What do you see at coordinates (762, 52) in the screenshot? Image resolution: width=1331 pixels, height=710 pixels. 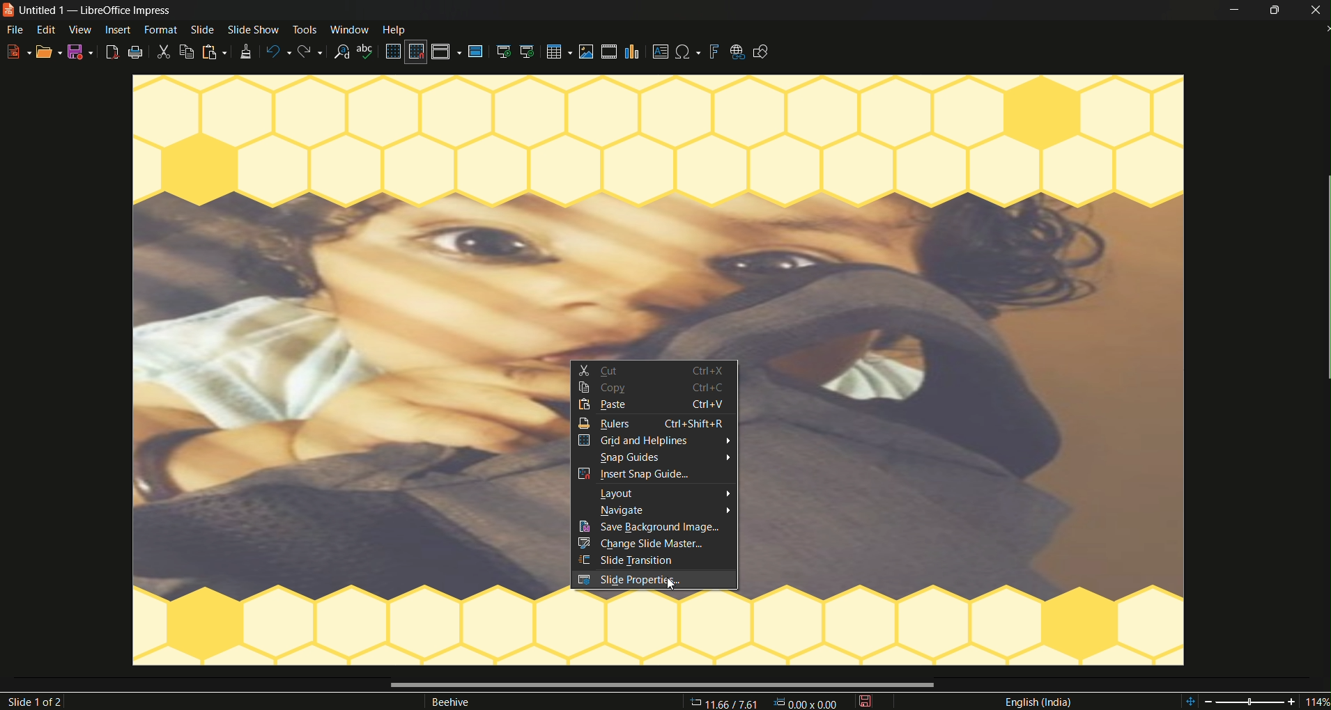 I see `show draw functions` at bounding box center [762, 52].